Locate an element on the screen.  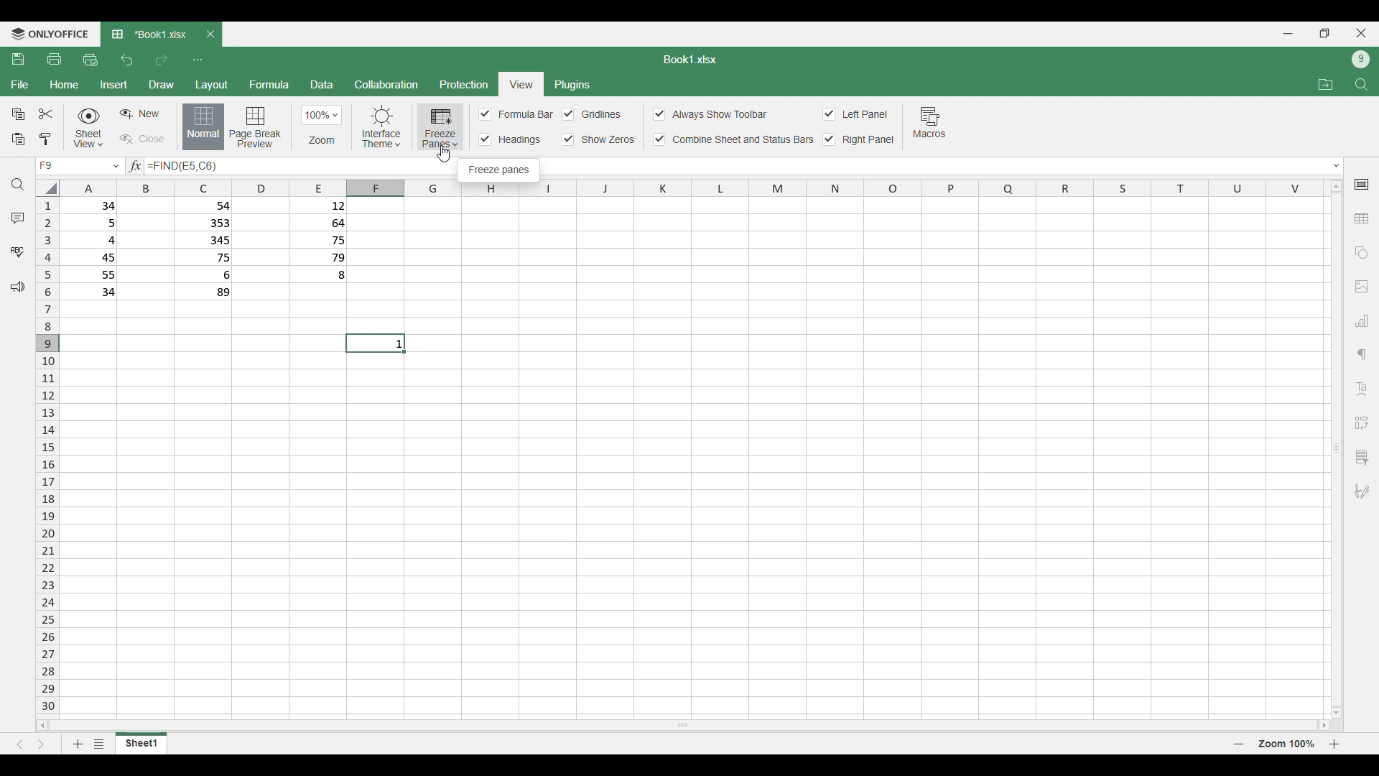
Current sheet is located at coordinates (142, 744).